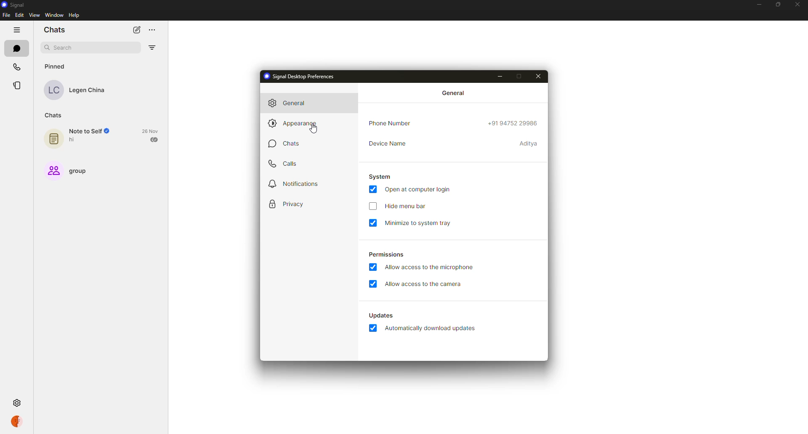 This screenshot has height=434, width=808. Describe the element at coordinates (529, 143) in the screenshot. I see `device name` at that location.